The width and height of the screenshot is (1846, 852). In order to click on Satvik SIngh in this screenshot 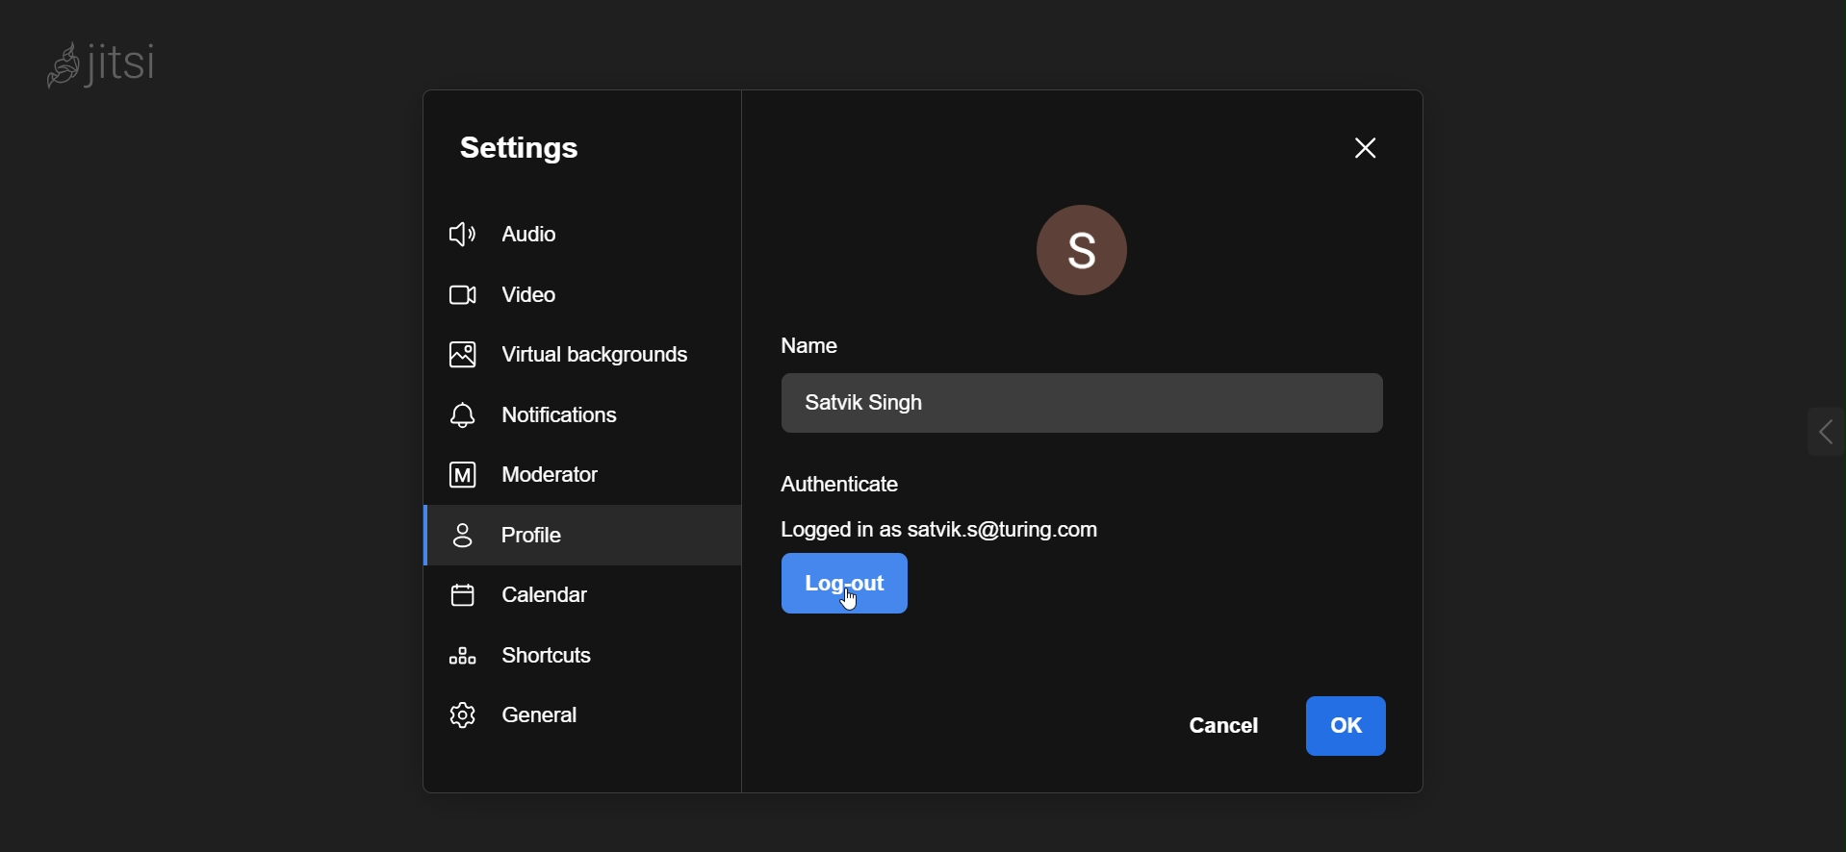, I will do `click(1083, 407)`.